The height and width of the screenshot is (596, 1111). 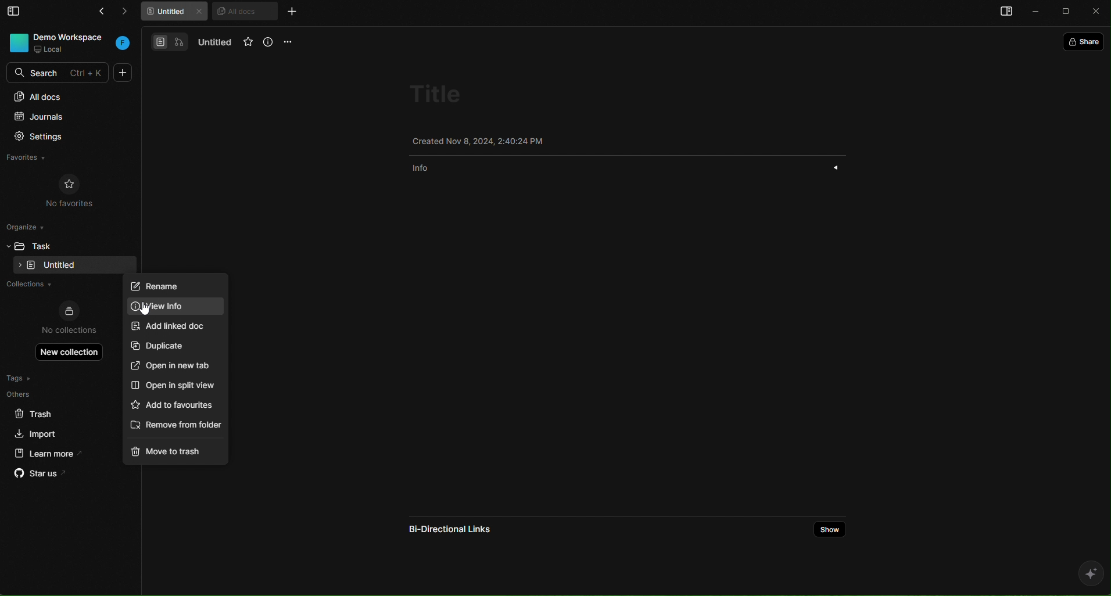 I want to click on favorites, so click(x=38, y=159).